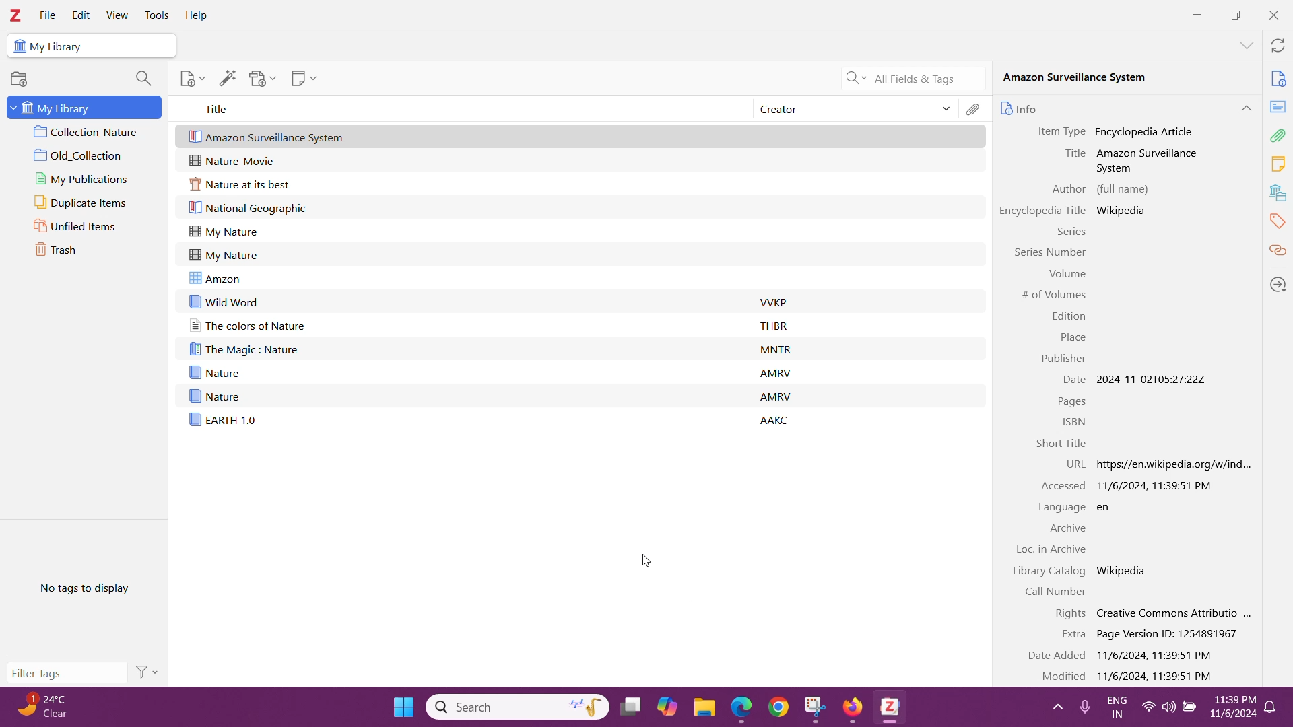 Image resolution: width=1293 pixels, height=727 pixels. What do you see at coordinates (1060, 444) in the screenshot?
I see `Short Title` at bounding box center [1060, 444].